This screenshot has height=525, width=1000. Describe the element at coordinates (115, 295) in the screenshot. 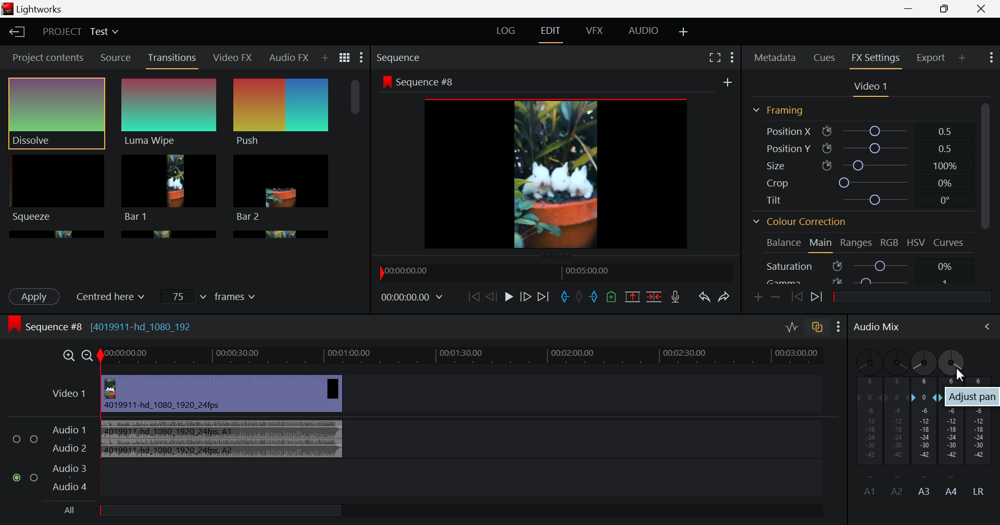

I see `Centered here` at that location.